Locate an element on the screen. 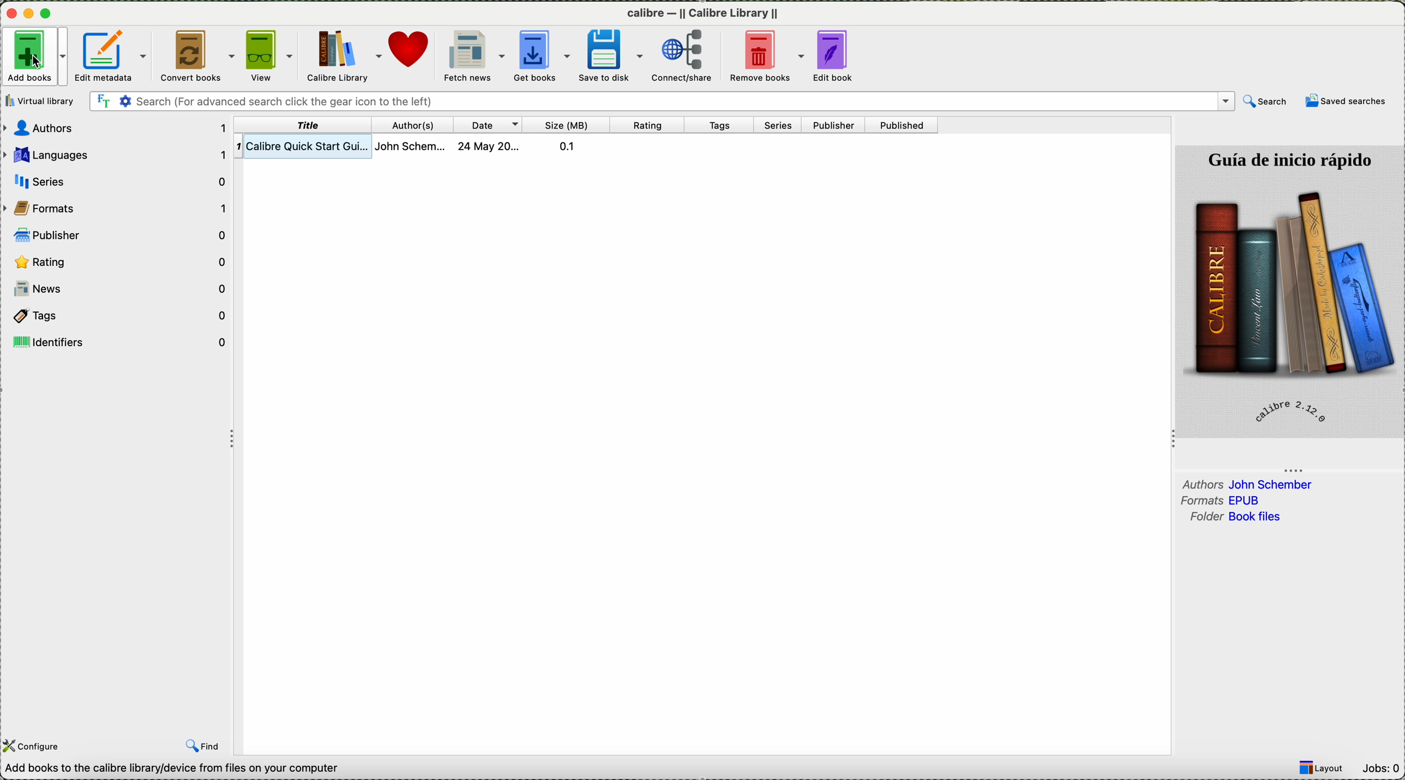 The width and height of the screenshot is (1405, 780). series is located at coordinates (780, 125).